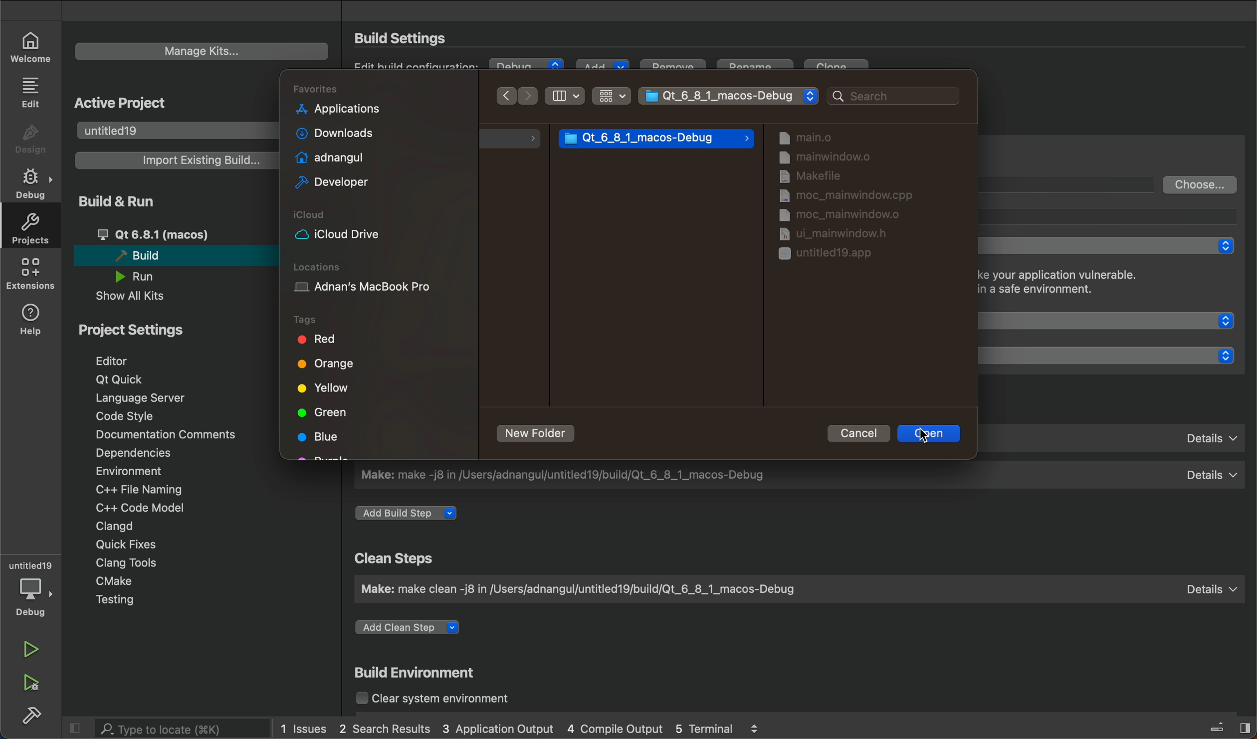  What do you see at coordinates (836, 196) in the screenshot?
I see `moc.mainwindow.cpp` at bounding box center [836, 196].